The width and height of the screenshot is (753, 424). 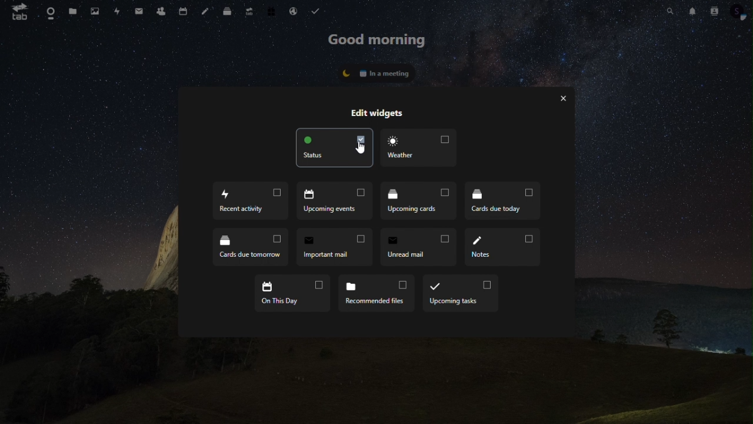 I want to click on dashboard, so click(x=49, y=12).